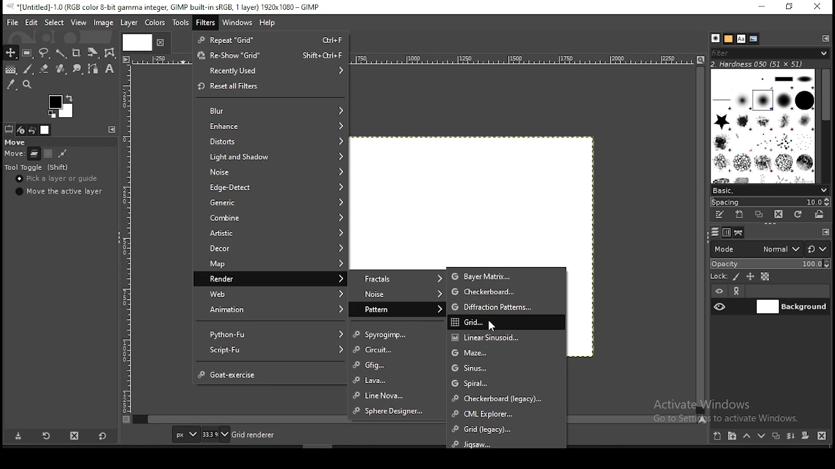  Describe the element at coordinates (758, 64) in the screenshot. I see `hardness 050` at that location.